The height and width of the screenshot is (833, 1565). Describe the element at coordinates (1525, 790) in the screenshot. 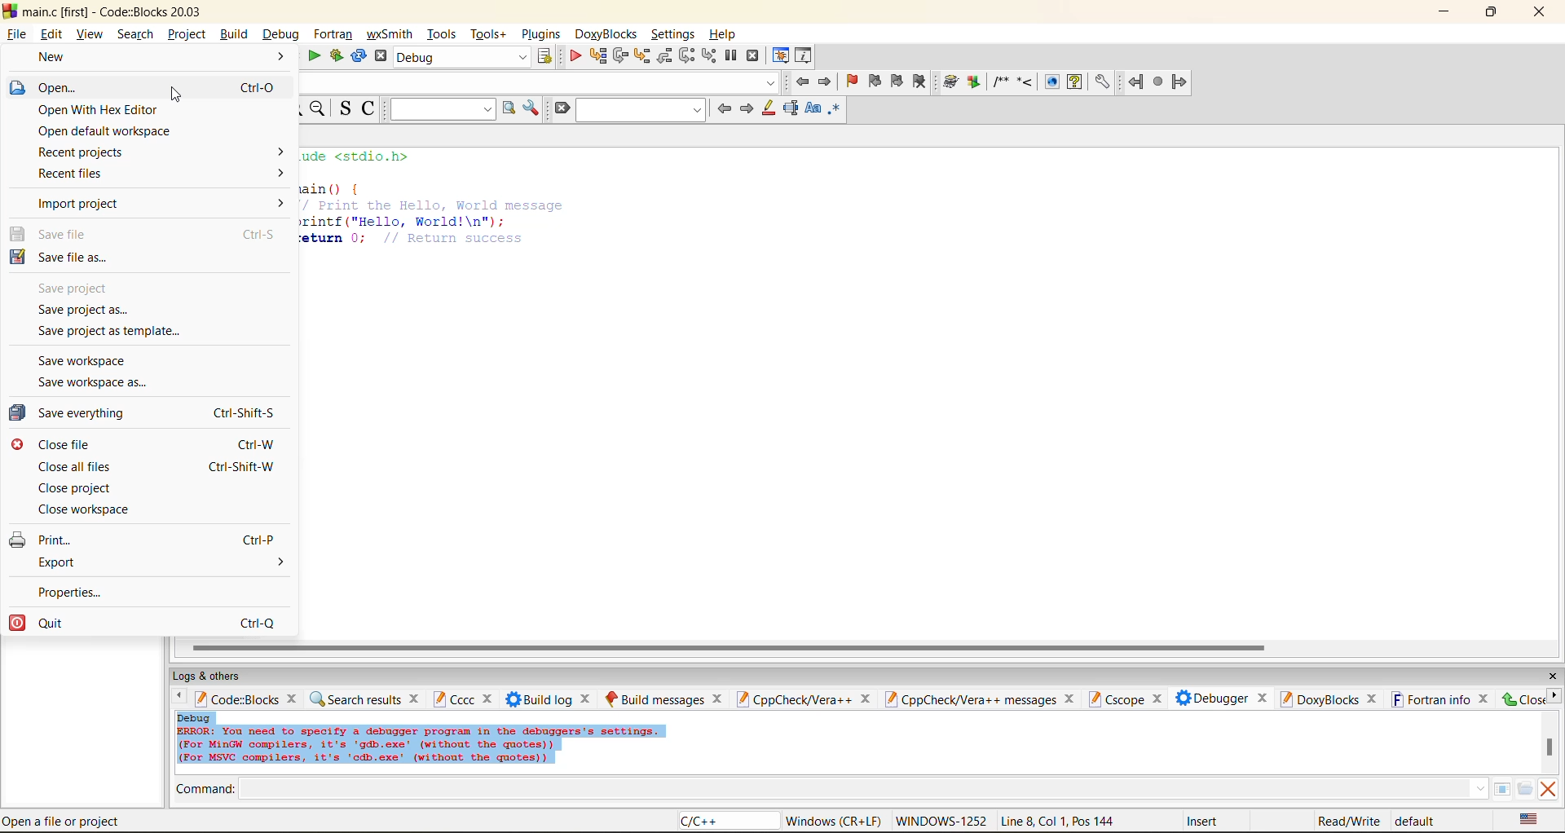

I see `open/browse` at that location.